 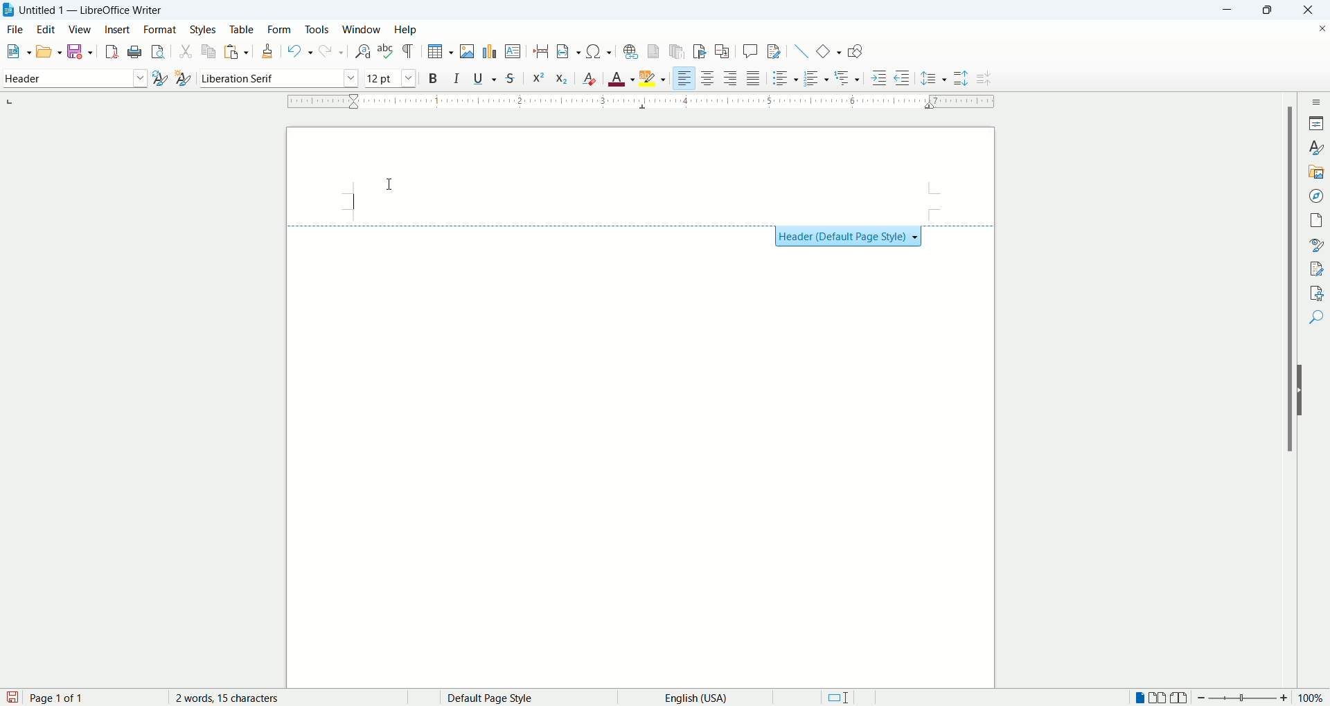 I want to click on outline, so click(x=846, y=78).